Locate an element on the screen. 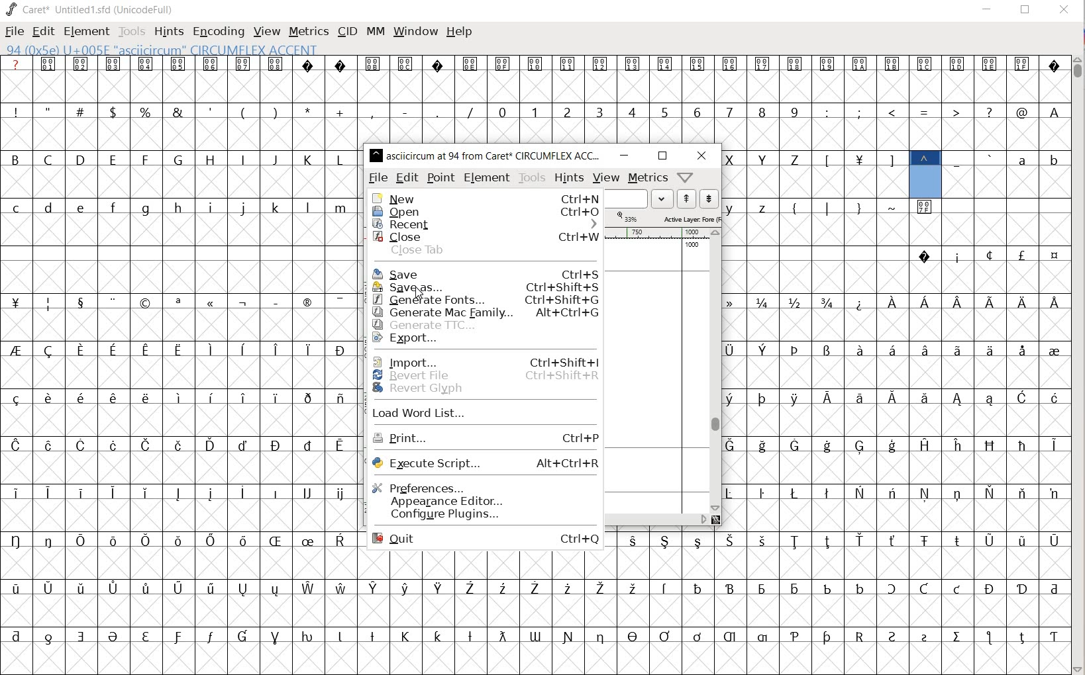  open is located at coordinates (489, 212).